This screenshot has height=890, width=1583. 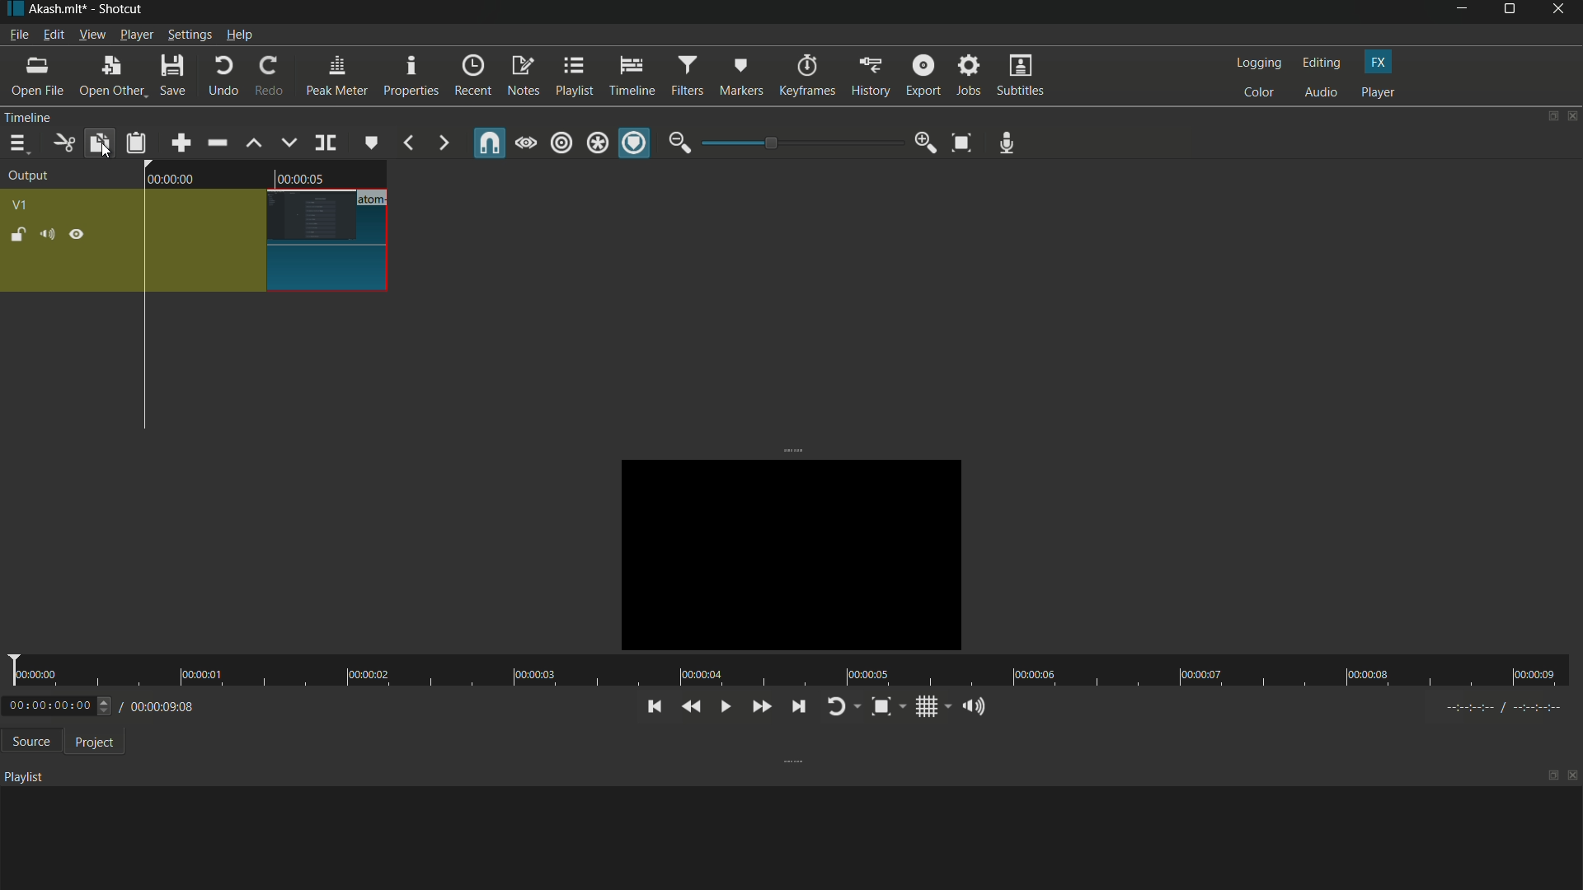 What do you see at coordinates (91, 35) in the screenshot?
I see `view menu` at bounding box center [91, 35].